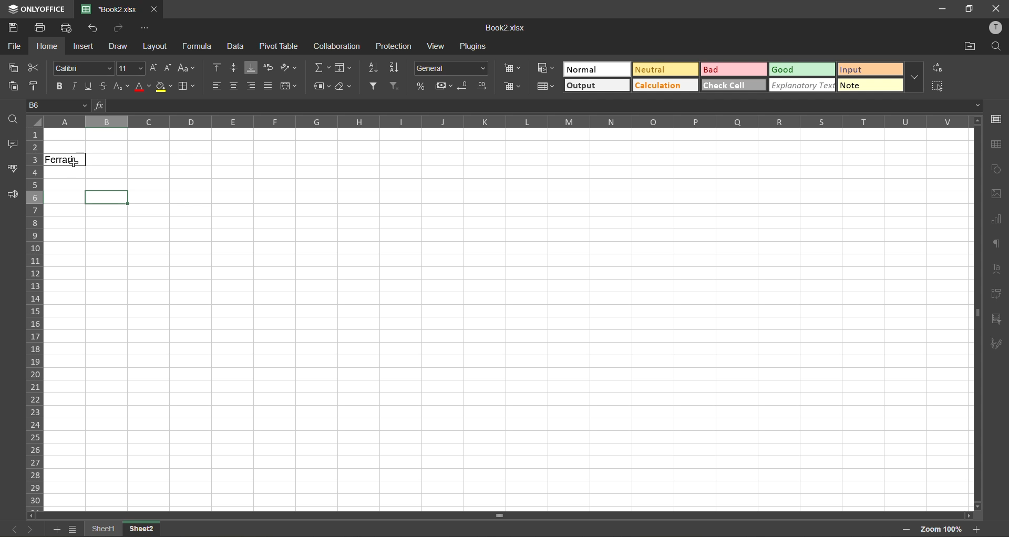 This screenshot has width=1009, height=537. I want to click on scroll right, so click(967, 516).